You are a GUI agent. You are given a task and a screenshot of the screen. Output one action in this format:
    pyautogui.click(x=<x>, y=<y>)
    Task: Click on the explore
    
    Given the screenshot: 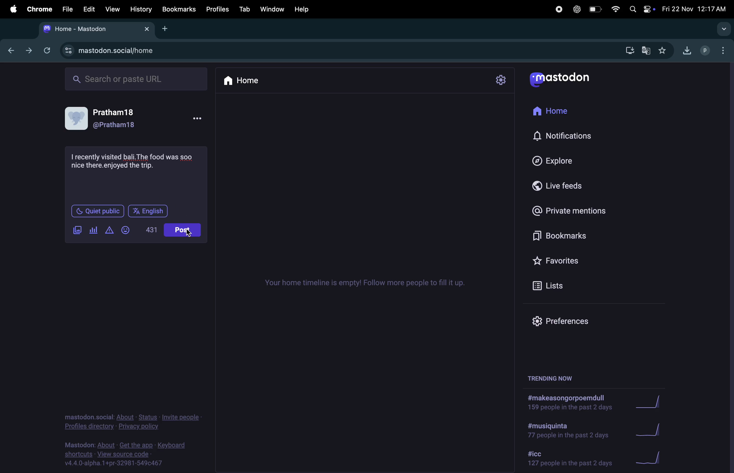 What is the action you would take?
    pyautogui.click(x=551, y=159)
    